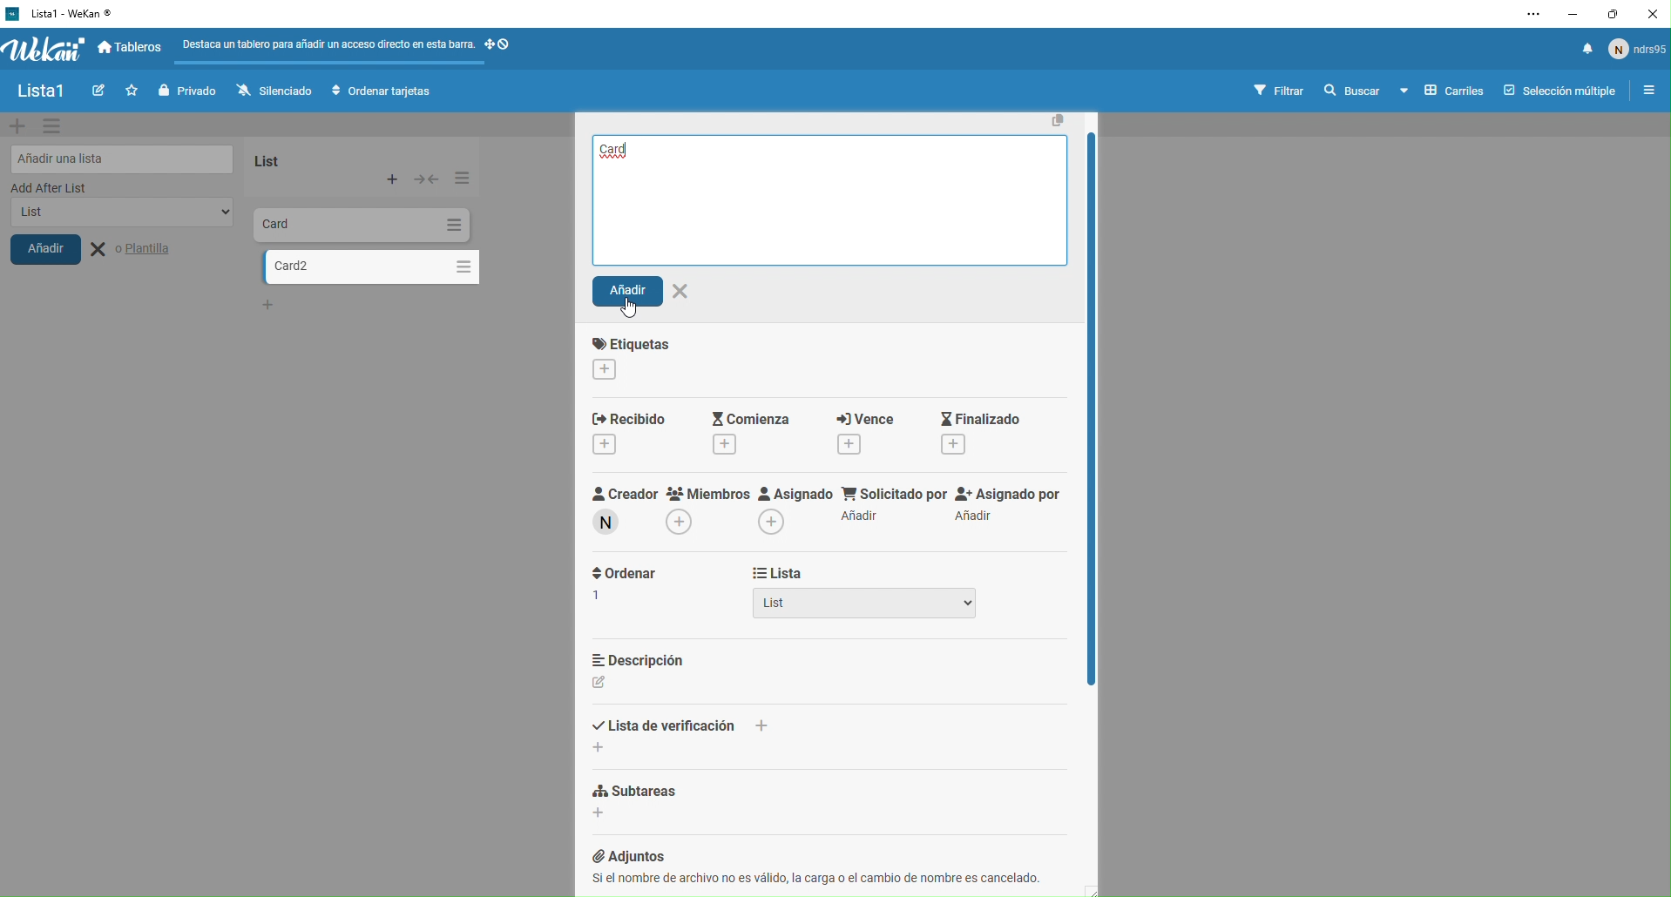  Describe the element at coordinates (459, 264) in the screenshot. I see `Options` at that location.